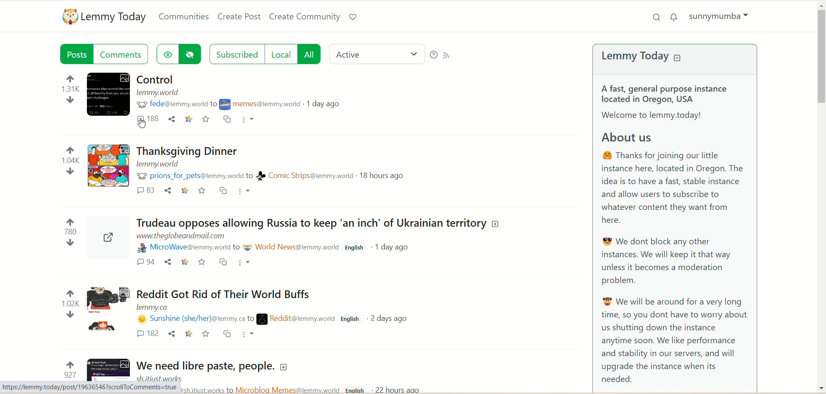 The image size is (826, 394). Describe the element at coordinates (311, 55) in the screenshot. I see `all` at that location.